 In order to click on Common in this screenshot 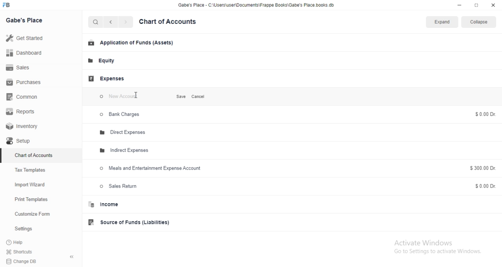, I will do `click(24, 98)`.